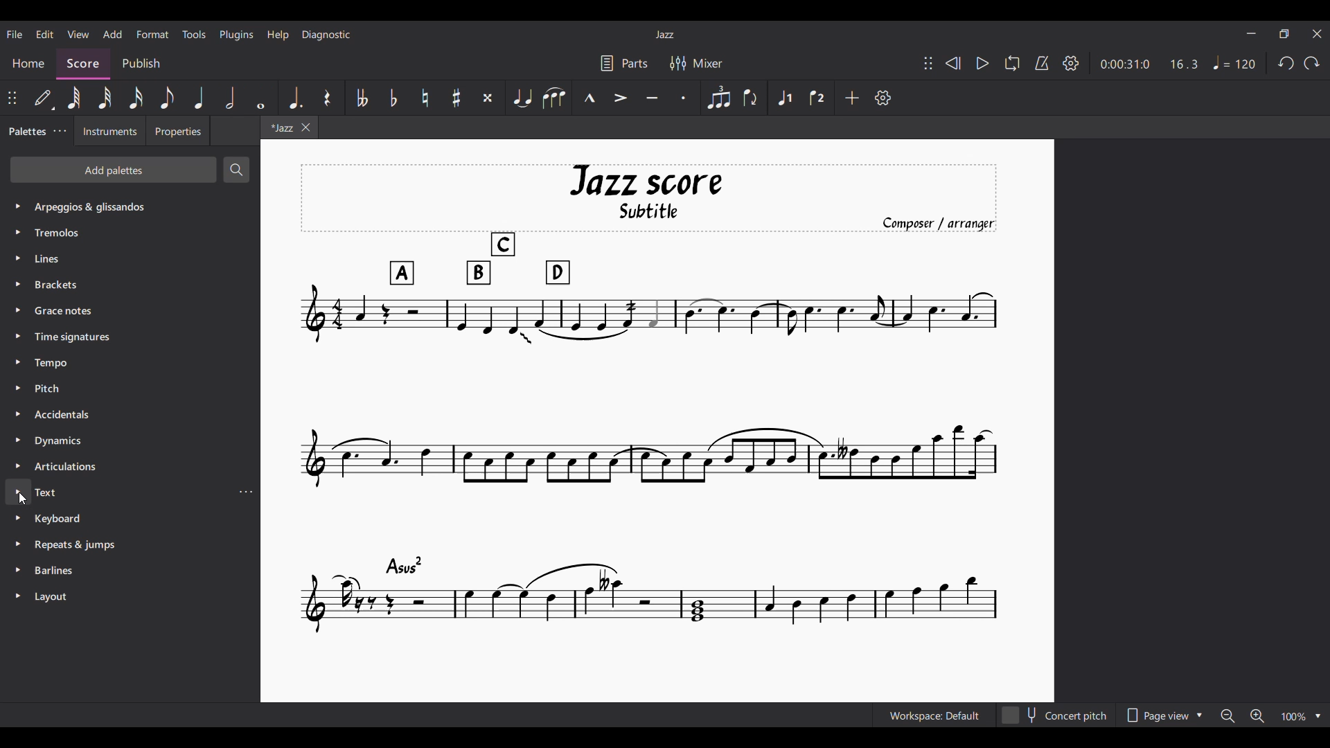 The height and width of the screenshot is (748, 1330). Describe the element at coordinates (625, 63) in the screenshot. I see `Parts settings` at that location.